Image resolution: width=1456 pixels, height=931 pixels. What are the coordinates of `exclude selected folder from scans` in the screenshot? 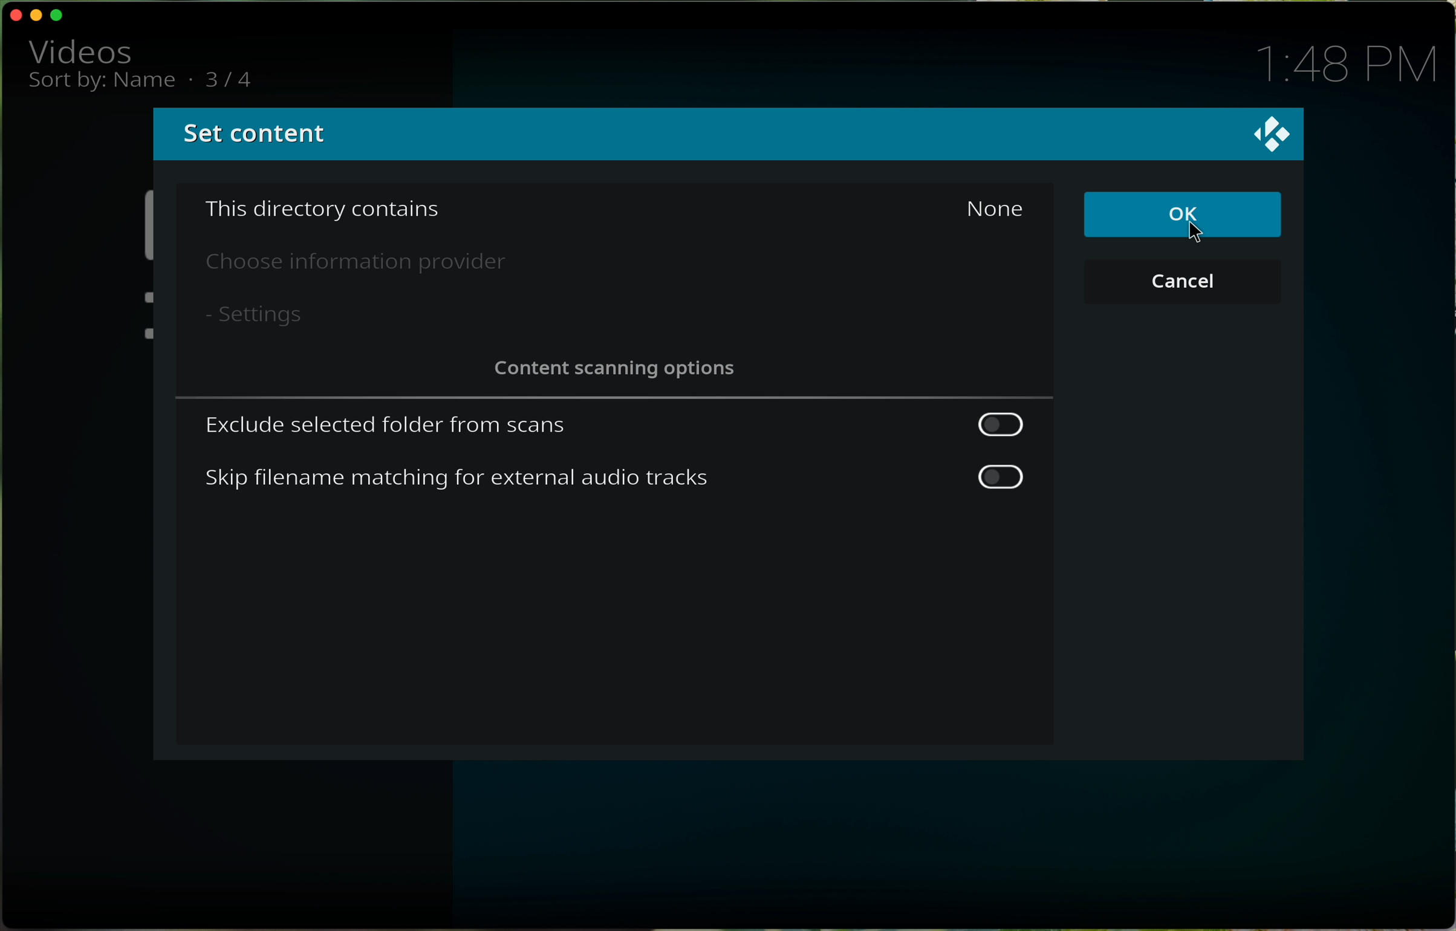 It's located at (617, 426).